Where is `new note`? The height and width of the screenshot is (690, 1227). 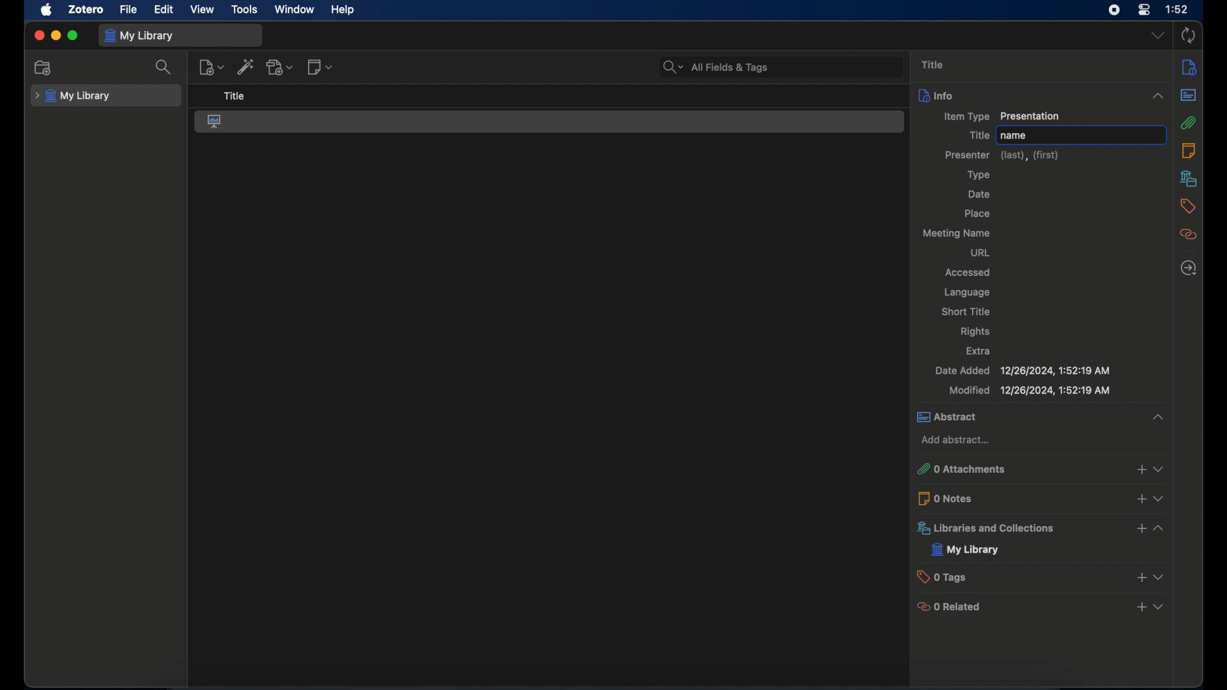 new note is located at coordinates (321, 68).